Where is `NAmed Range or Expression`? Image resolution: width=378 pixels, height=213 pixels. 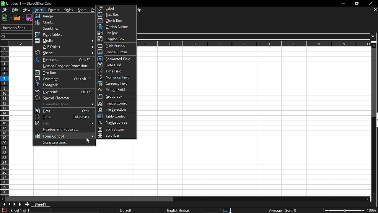 NAmed Range or Expression is located at coordinates (63, 66).